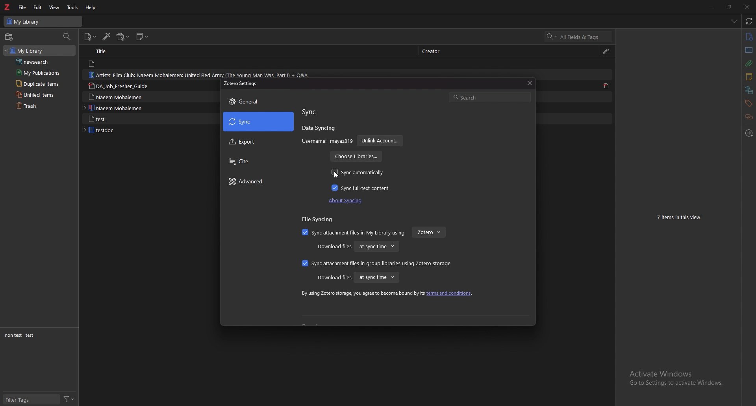 This screenshot has height=406, width=756. Describe the element at coordinates (143, 36) in the screenshot. I see `new note` at that location.